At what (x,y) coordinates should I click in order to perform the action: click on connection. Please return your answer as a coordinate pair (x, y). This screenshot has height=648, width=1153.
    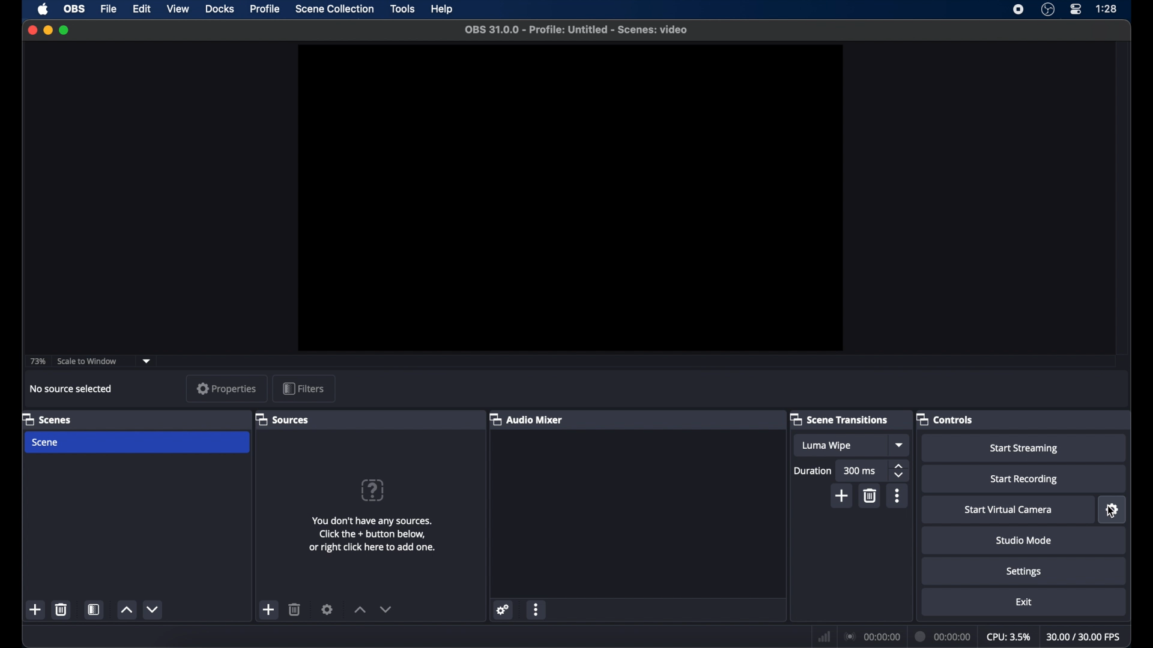
    Looking at the image, I should click on (871, 636).